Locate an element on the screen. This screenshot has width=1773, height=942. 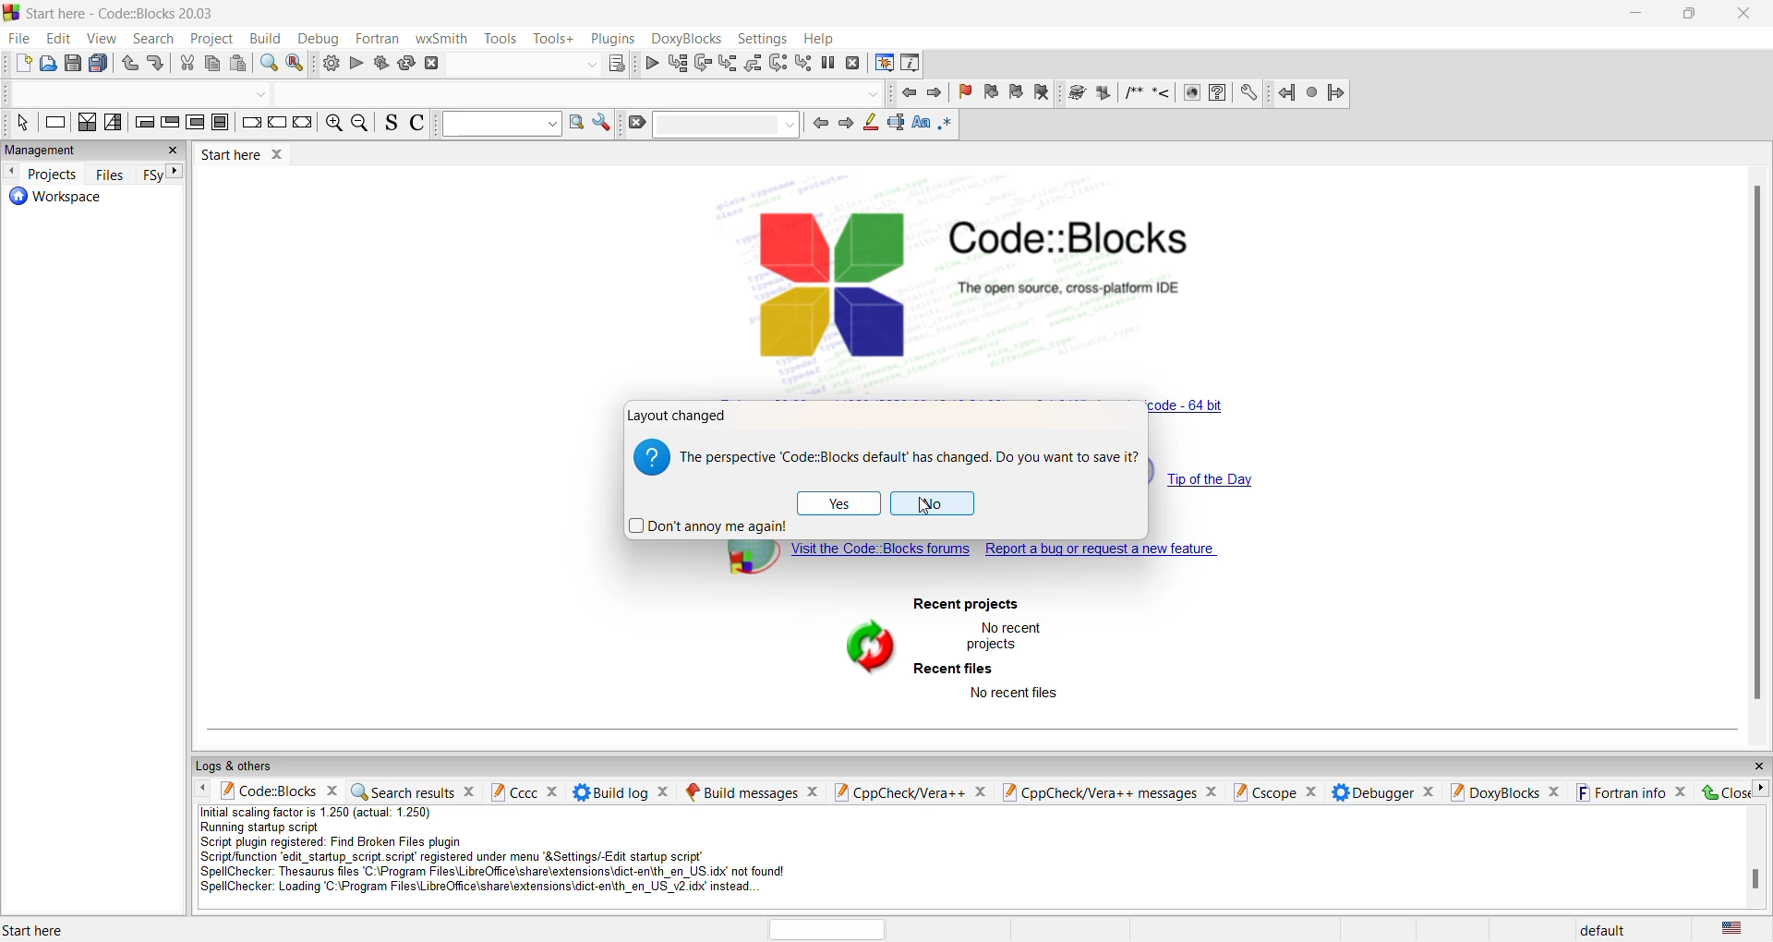
file is located at coordinates (23, 64).